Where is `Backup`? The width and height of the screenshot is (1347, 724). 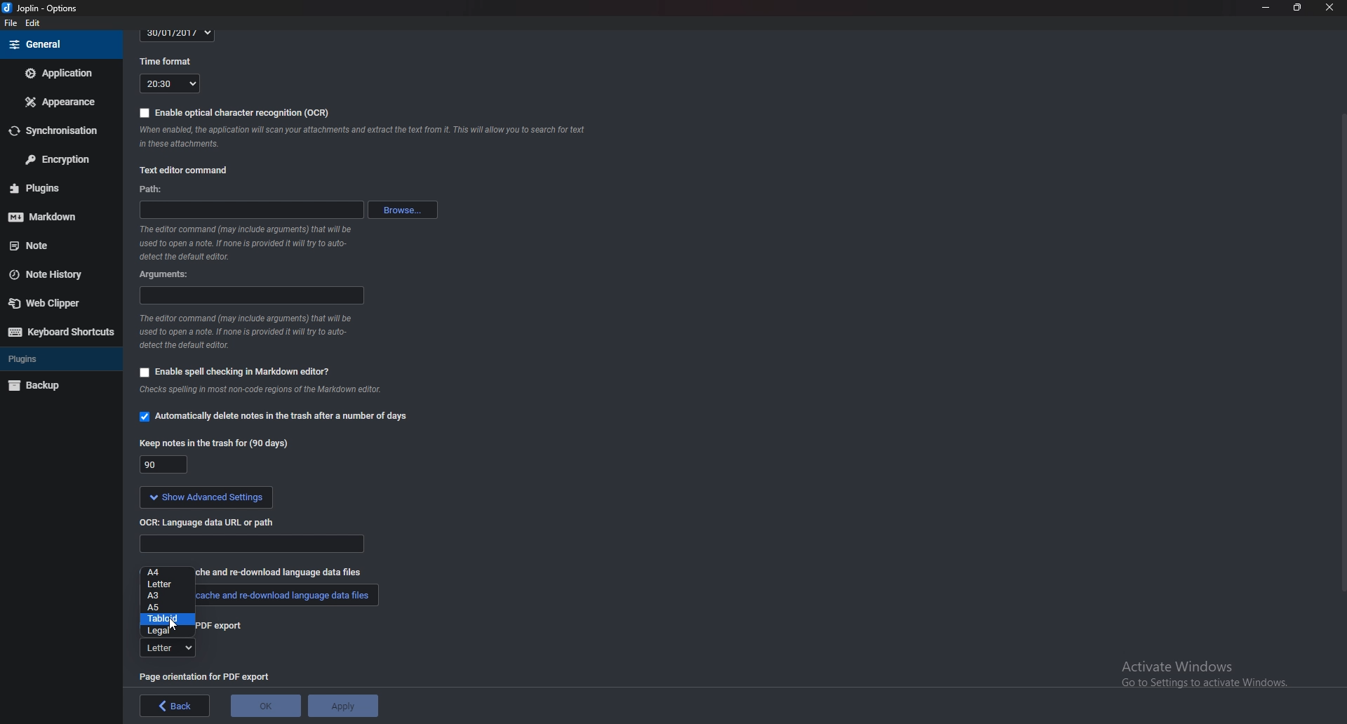 Backup is located at coordinates (54, 386).